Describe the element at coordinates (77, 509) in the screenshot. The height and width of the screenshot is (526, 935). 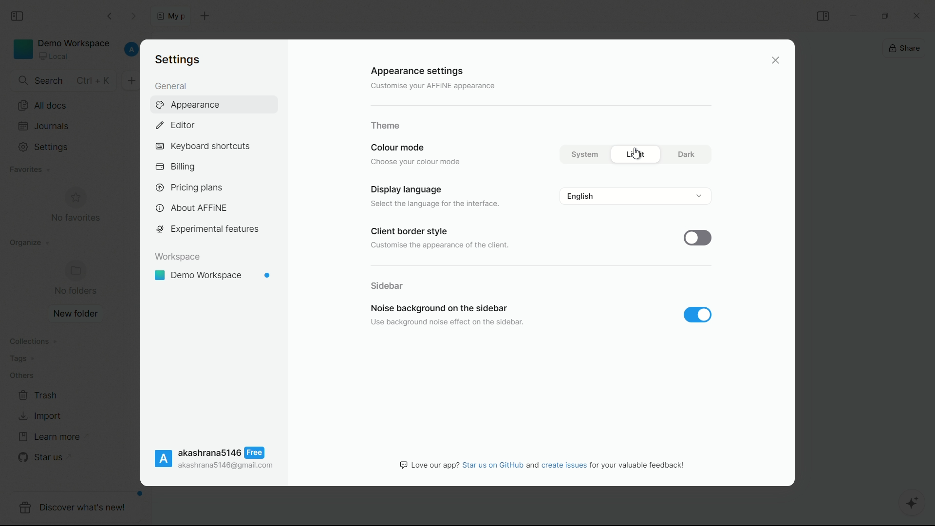
I see `Discover What's new` at that location.